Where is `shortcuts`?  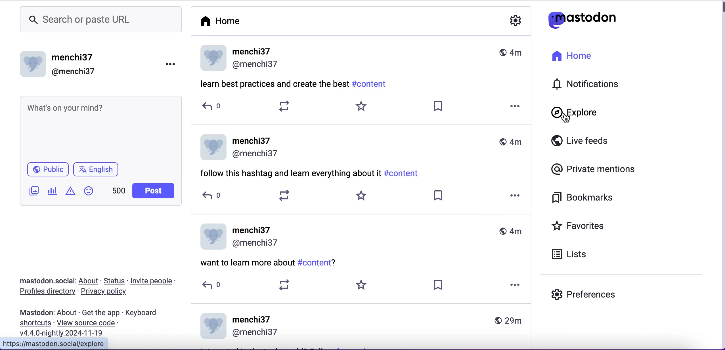
shortcuts is located at coordinates (34, 324).